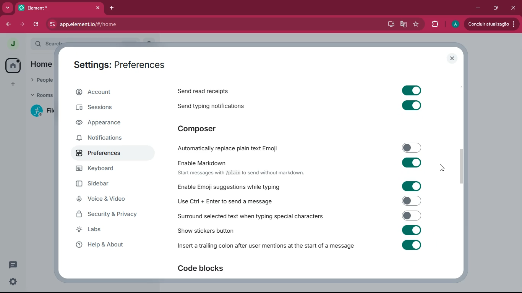 Image resolution: width=522 pixels, height=293 pixels. Describe the element at coordinates (108, 108) in the screenshot. I see `sessions` at that location.